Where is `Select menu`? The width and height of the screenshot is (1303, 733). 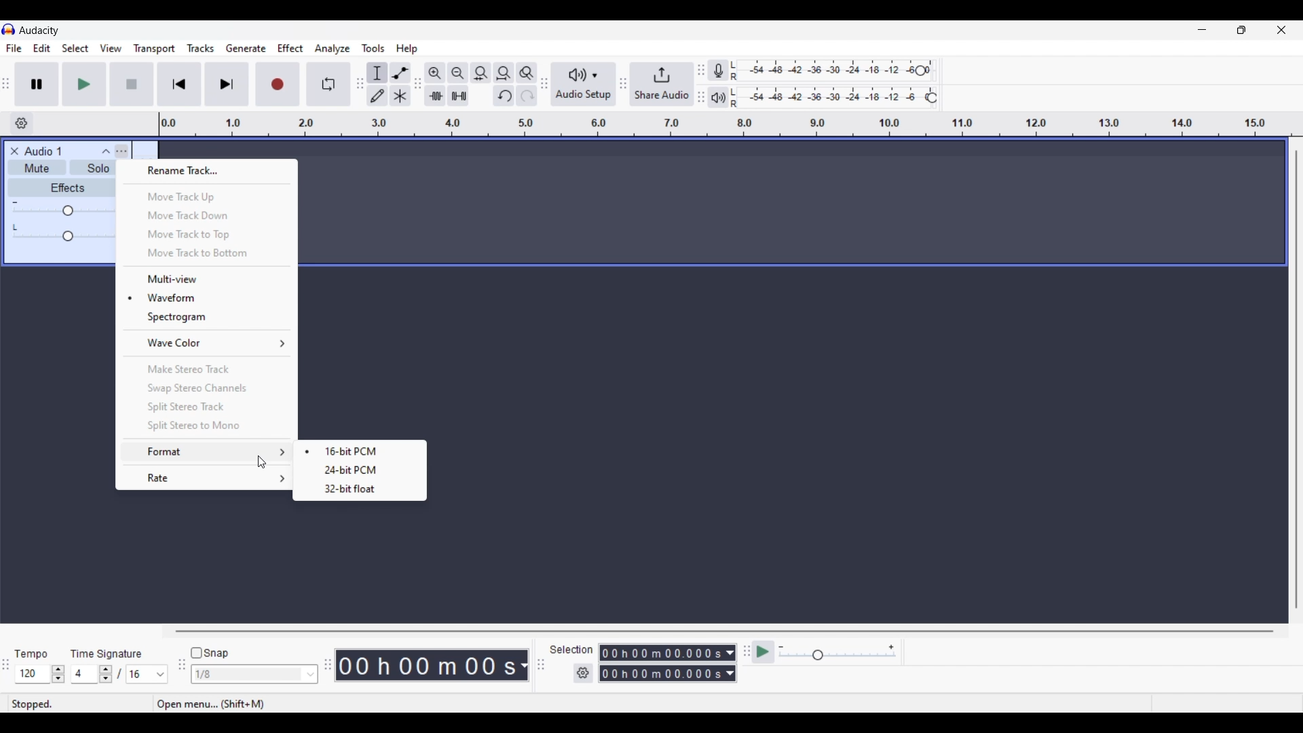 Select menu is located at coordinates (75, 49).